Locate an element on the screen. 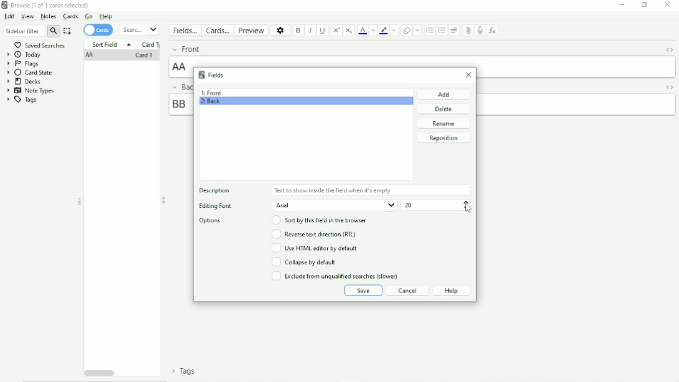  Alignment is located at coordinates (455, 30).